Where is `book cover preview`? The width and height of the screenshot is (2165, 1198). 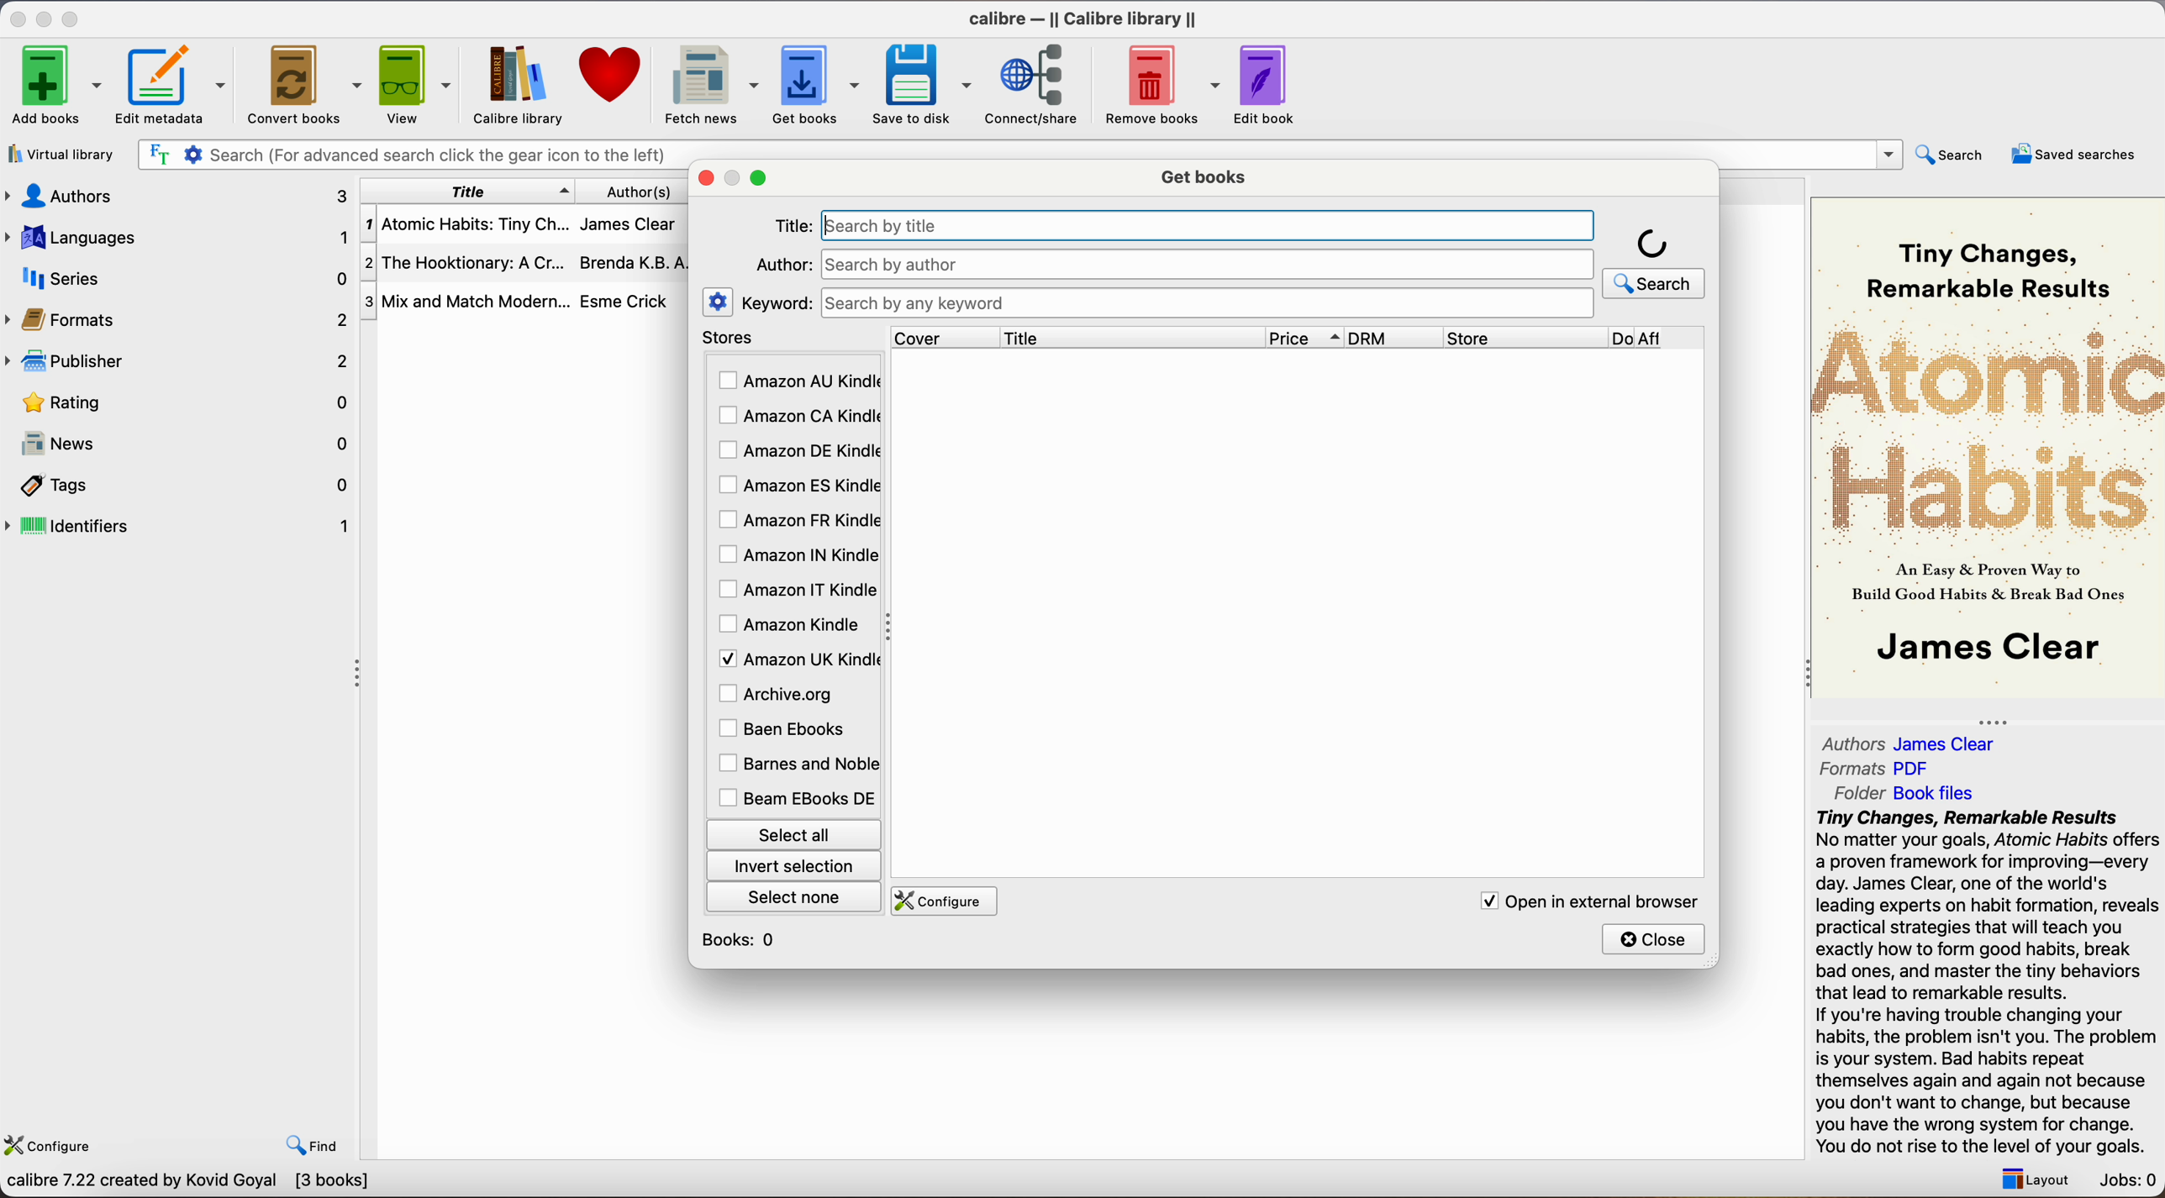
book cover preview is located at coordinates (1990, 445).